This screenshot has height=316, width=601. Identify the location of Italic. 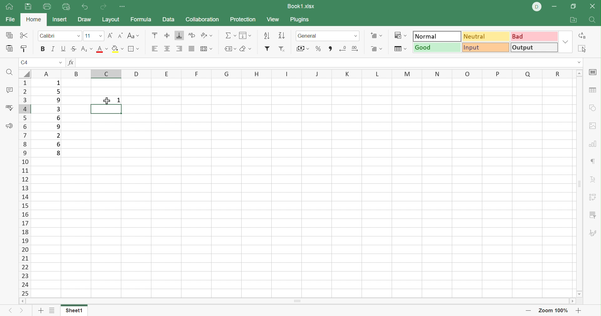
(54, 48).